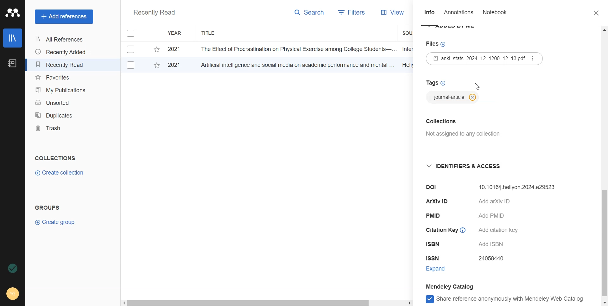 The image size is (608, 306). I want to click on Checkbox, so click(132, 33).